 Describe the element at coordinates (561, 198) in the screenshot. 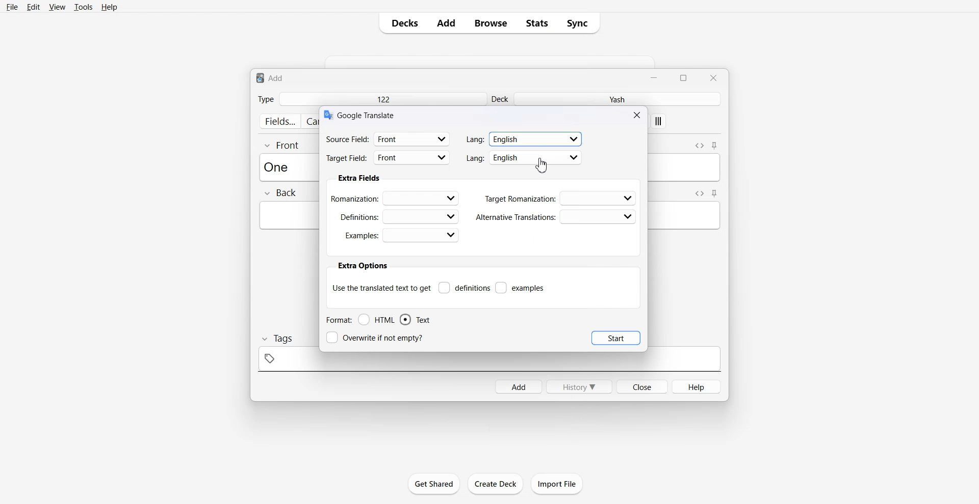

I see `Target Romanization` at that location.